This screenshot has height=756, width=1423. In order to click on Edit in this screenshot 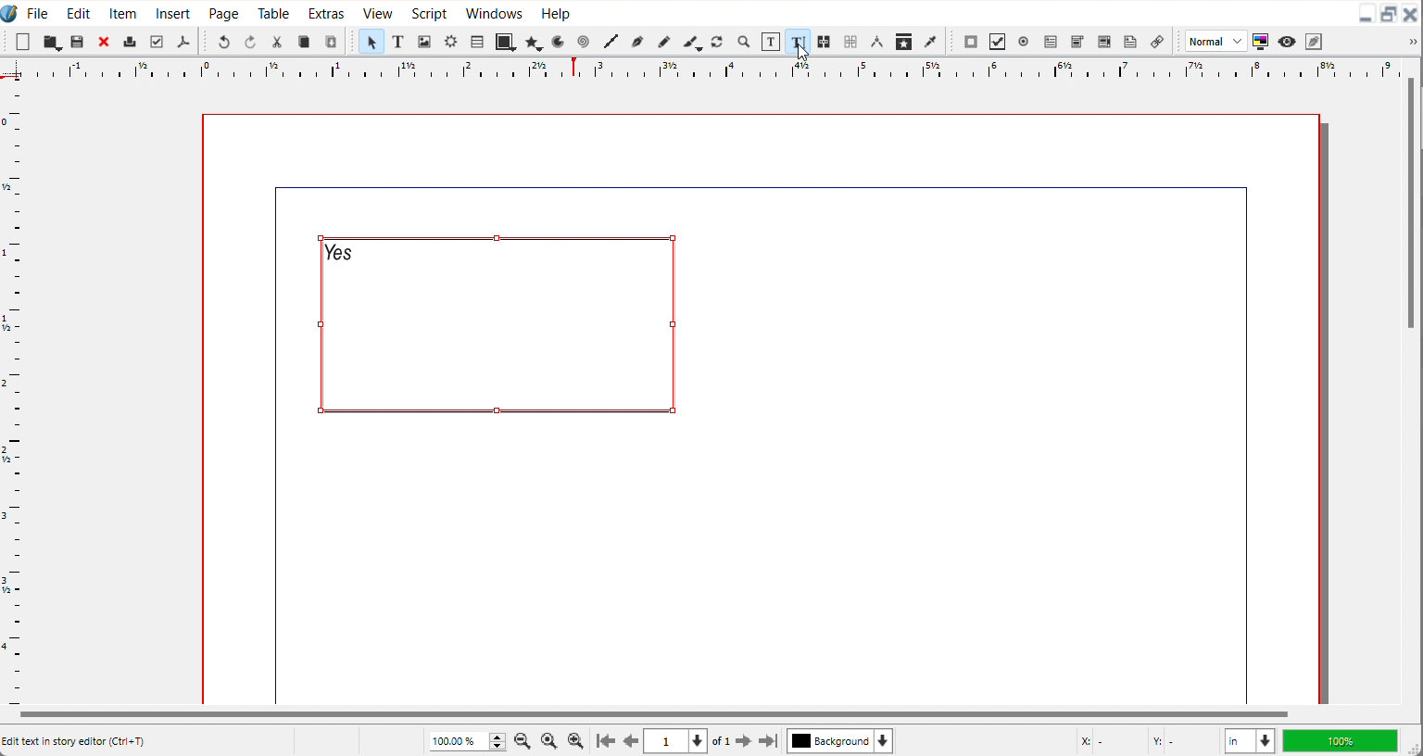, I will do `click(76, 12)`.